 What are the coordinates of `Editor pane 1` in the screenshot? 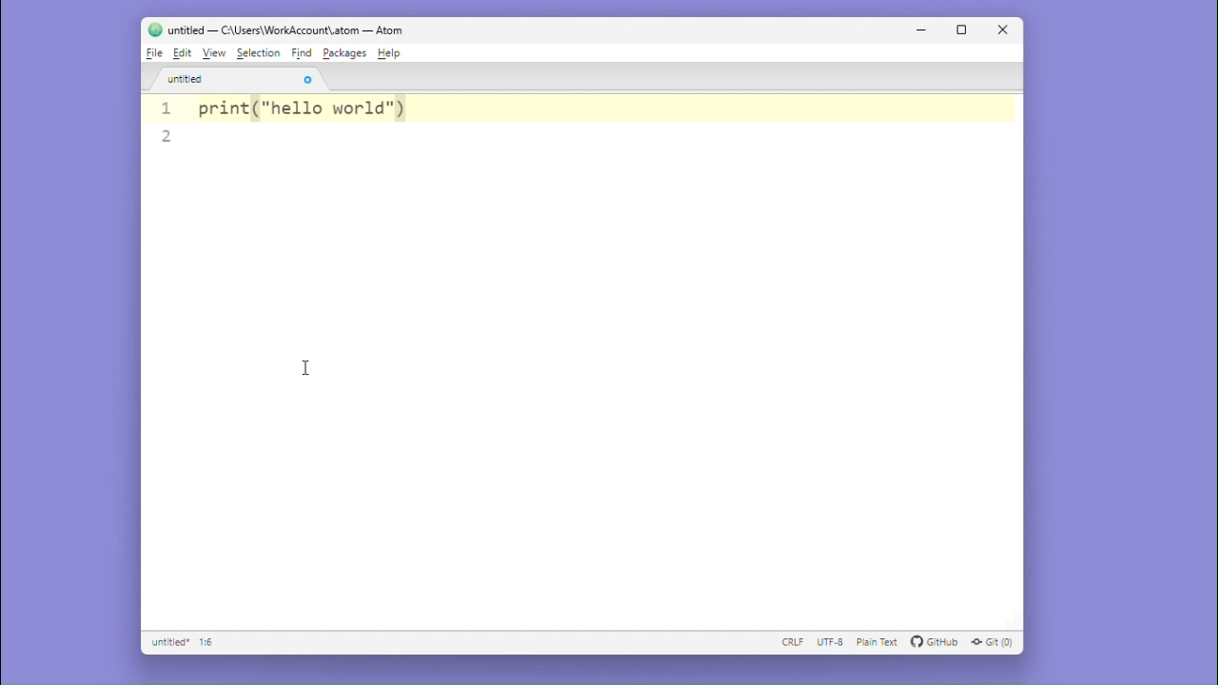 It's located at (582, 248).